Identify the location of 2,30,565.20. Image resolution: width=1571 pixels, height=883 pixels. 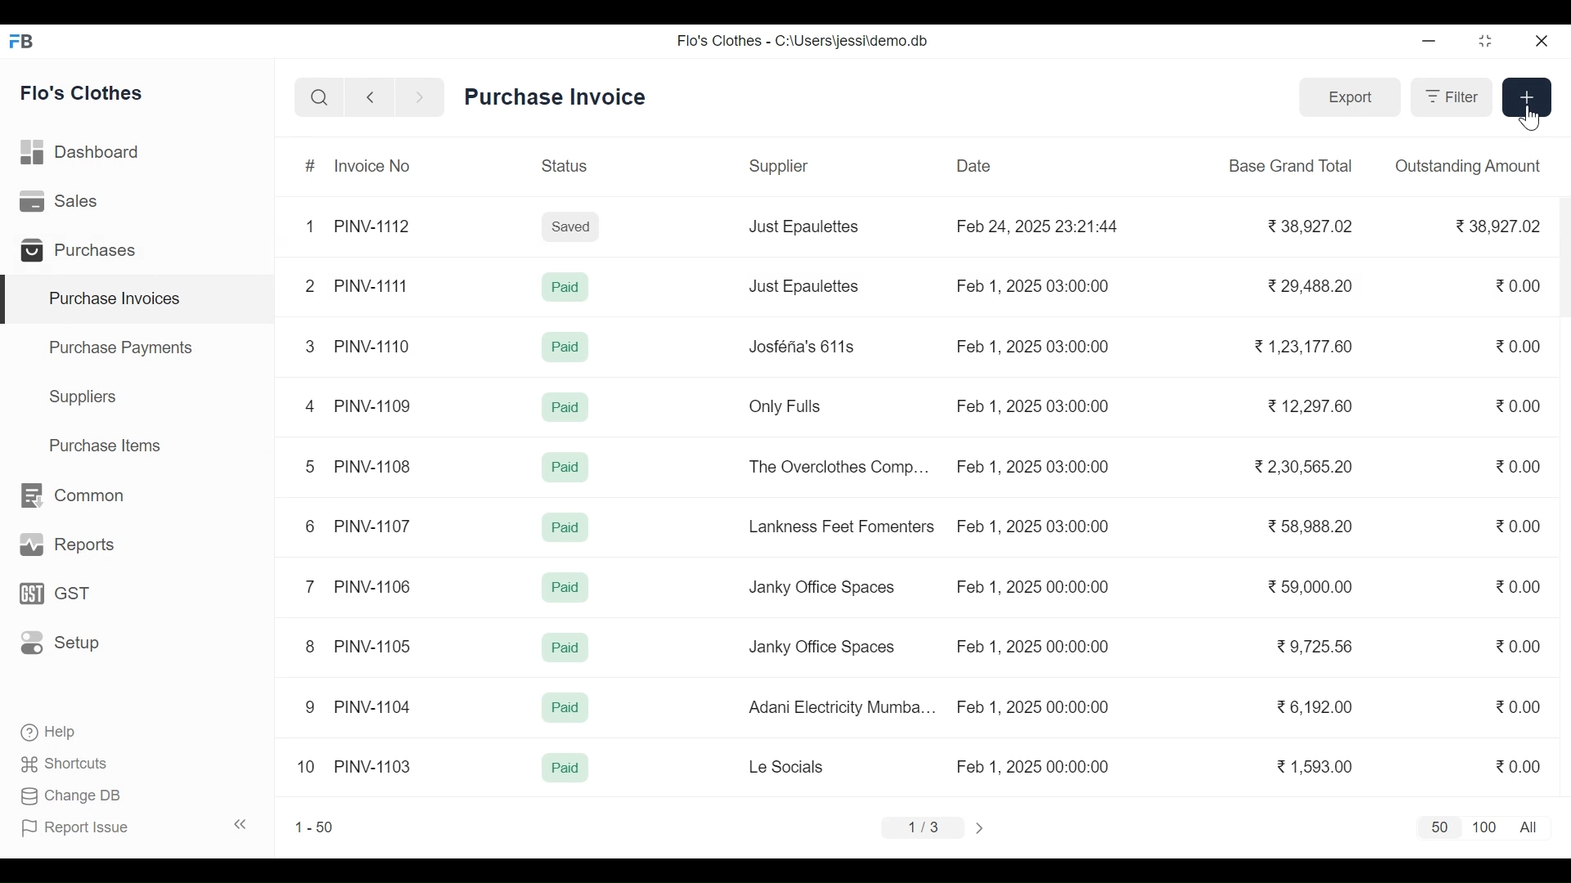
(1302, 468).